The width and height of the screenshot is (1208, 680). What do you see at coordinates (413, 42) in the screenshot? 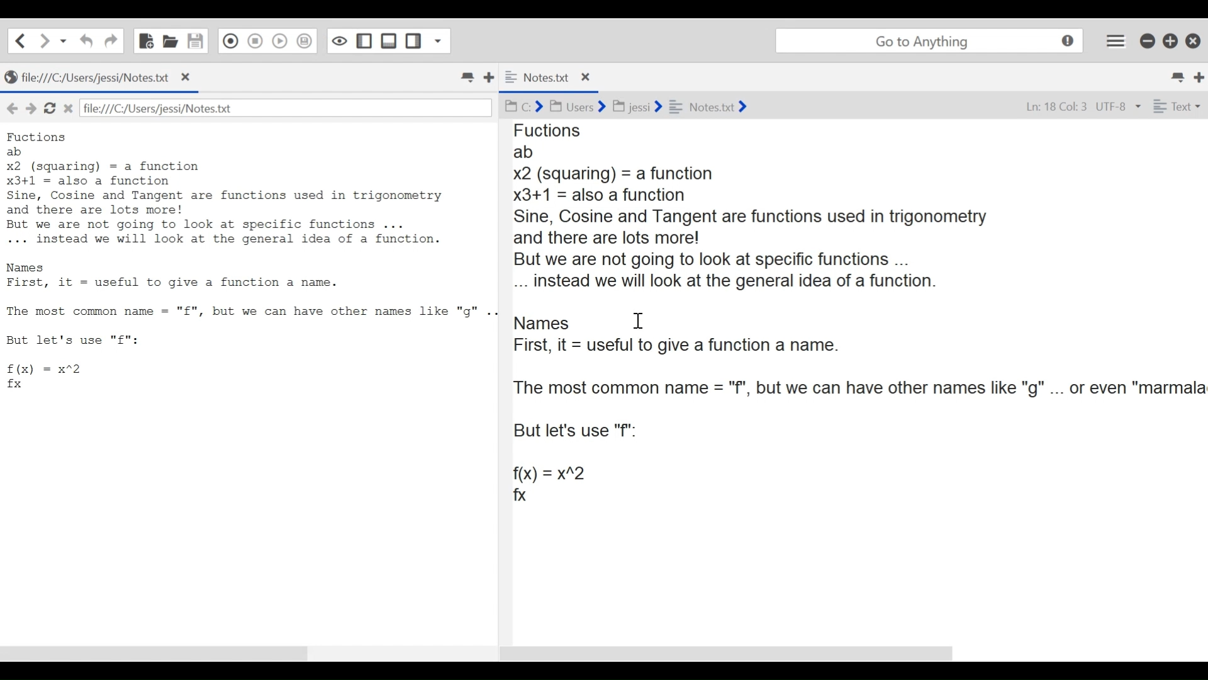
I see `Show/hide Right Pane` at bounding box center [413, 42].